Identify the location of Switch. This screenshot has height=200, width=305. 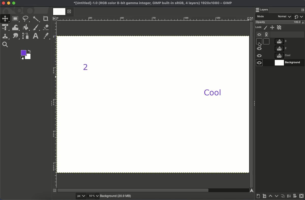
(299, 16).